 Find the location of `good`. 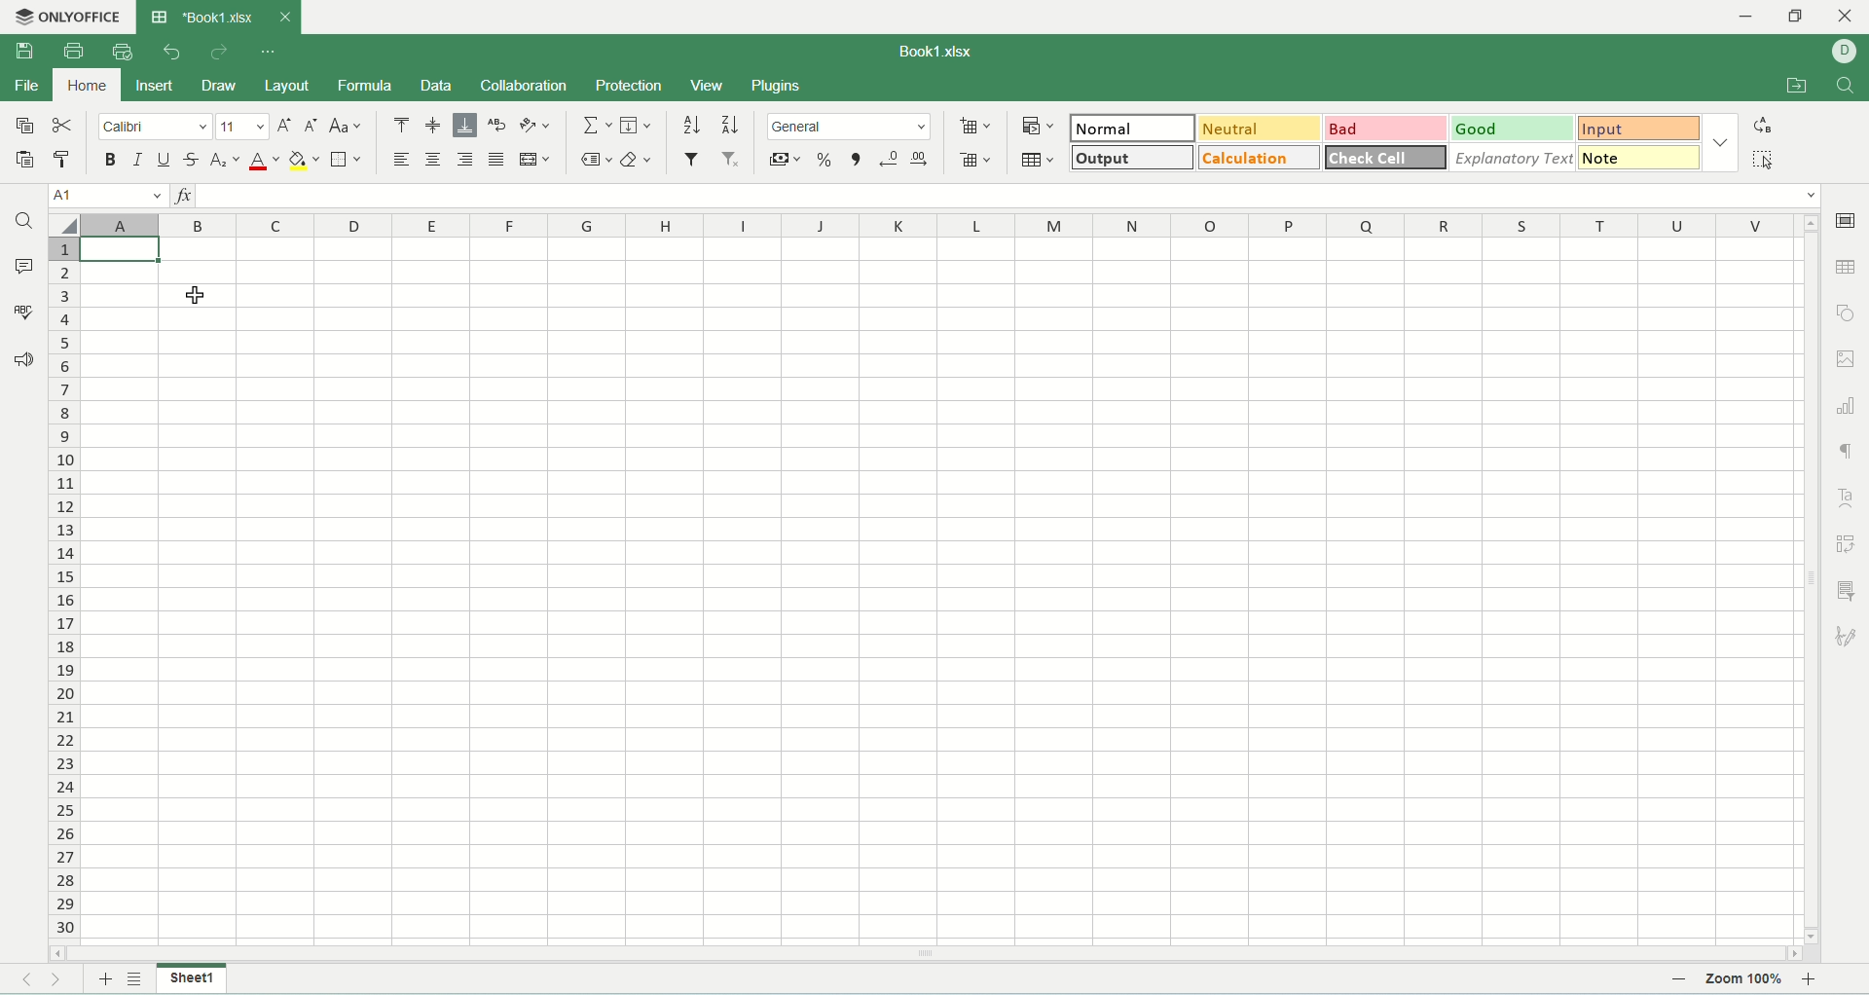

good is located at coordinates (1521, 129).